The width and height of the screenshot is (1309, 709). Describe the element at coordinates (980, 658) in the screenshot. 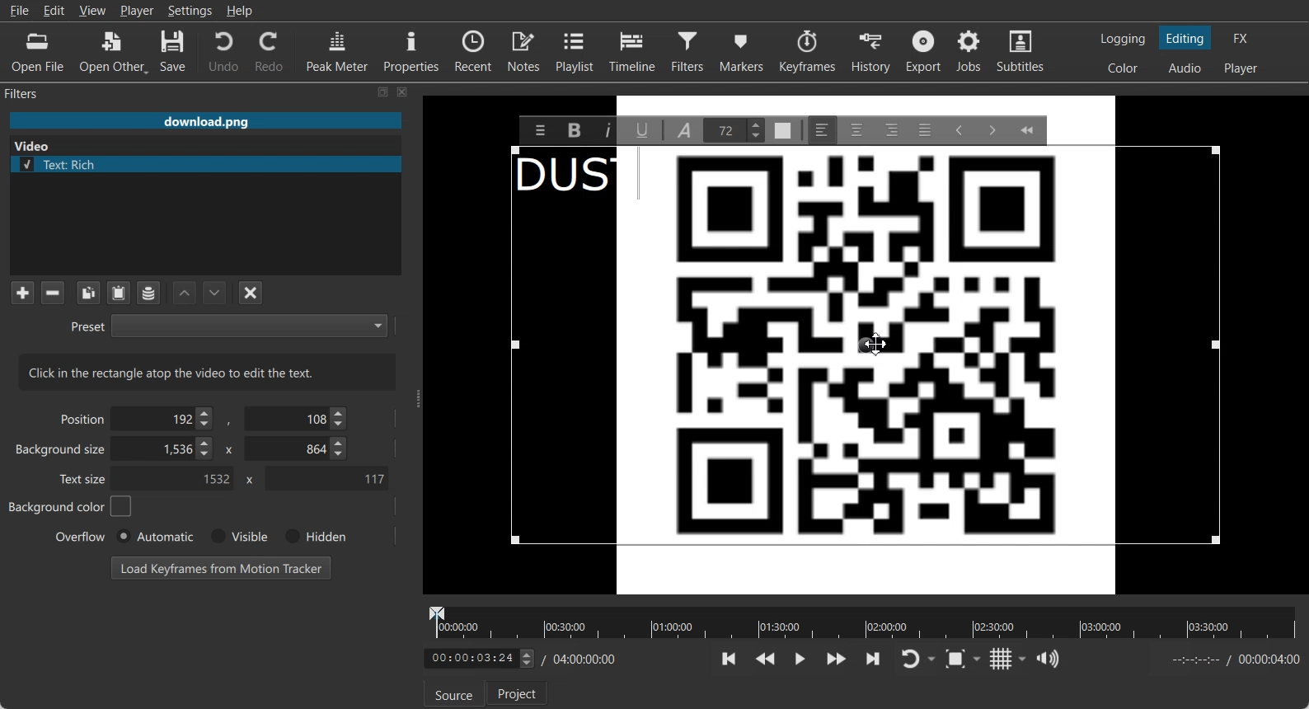

I see `Drop down box` at that location.